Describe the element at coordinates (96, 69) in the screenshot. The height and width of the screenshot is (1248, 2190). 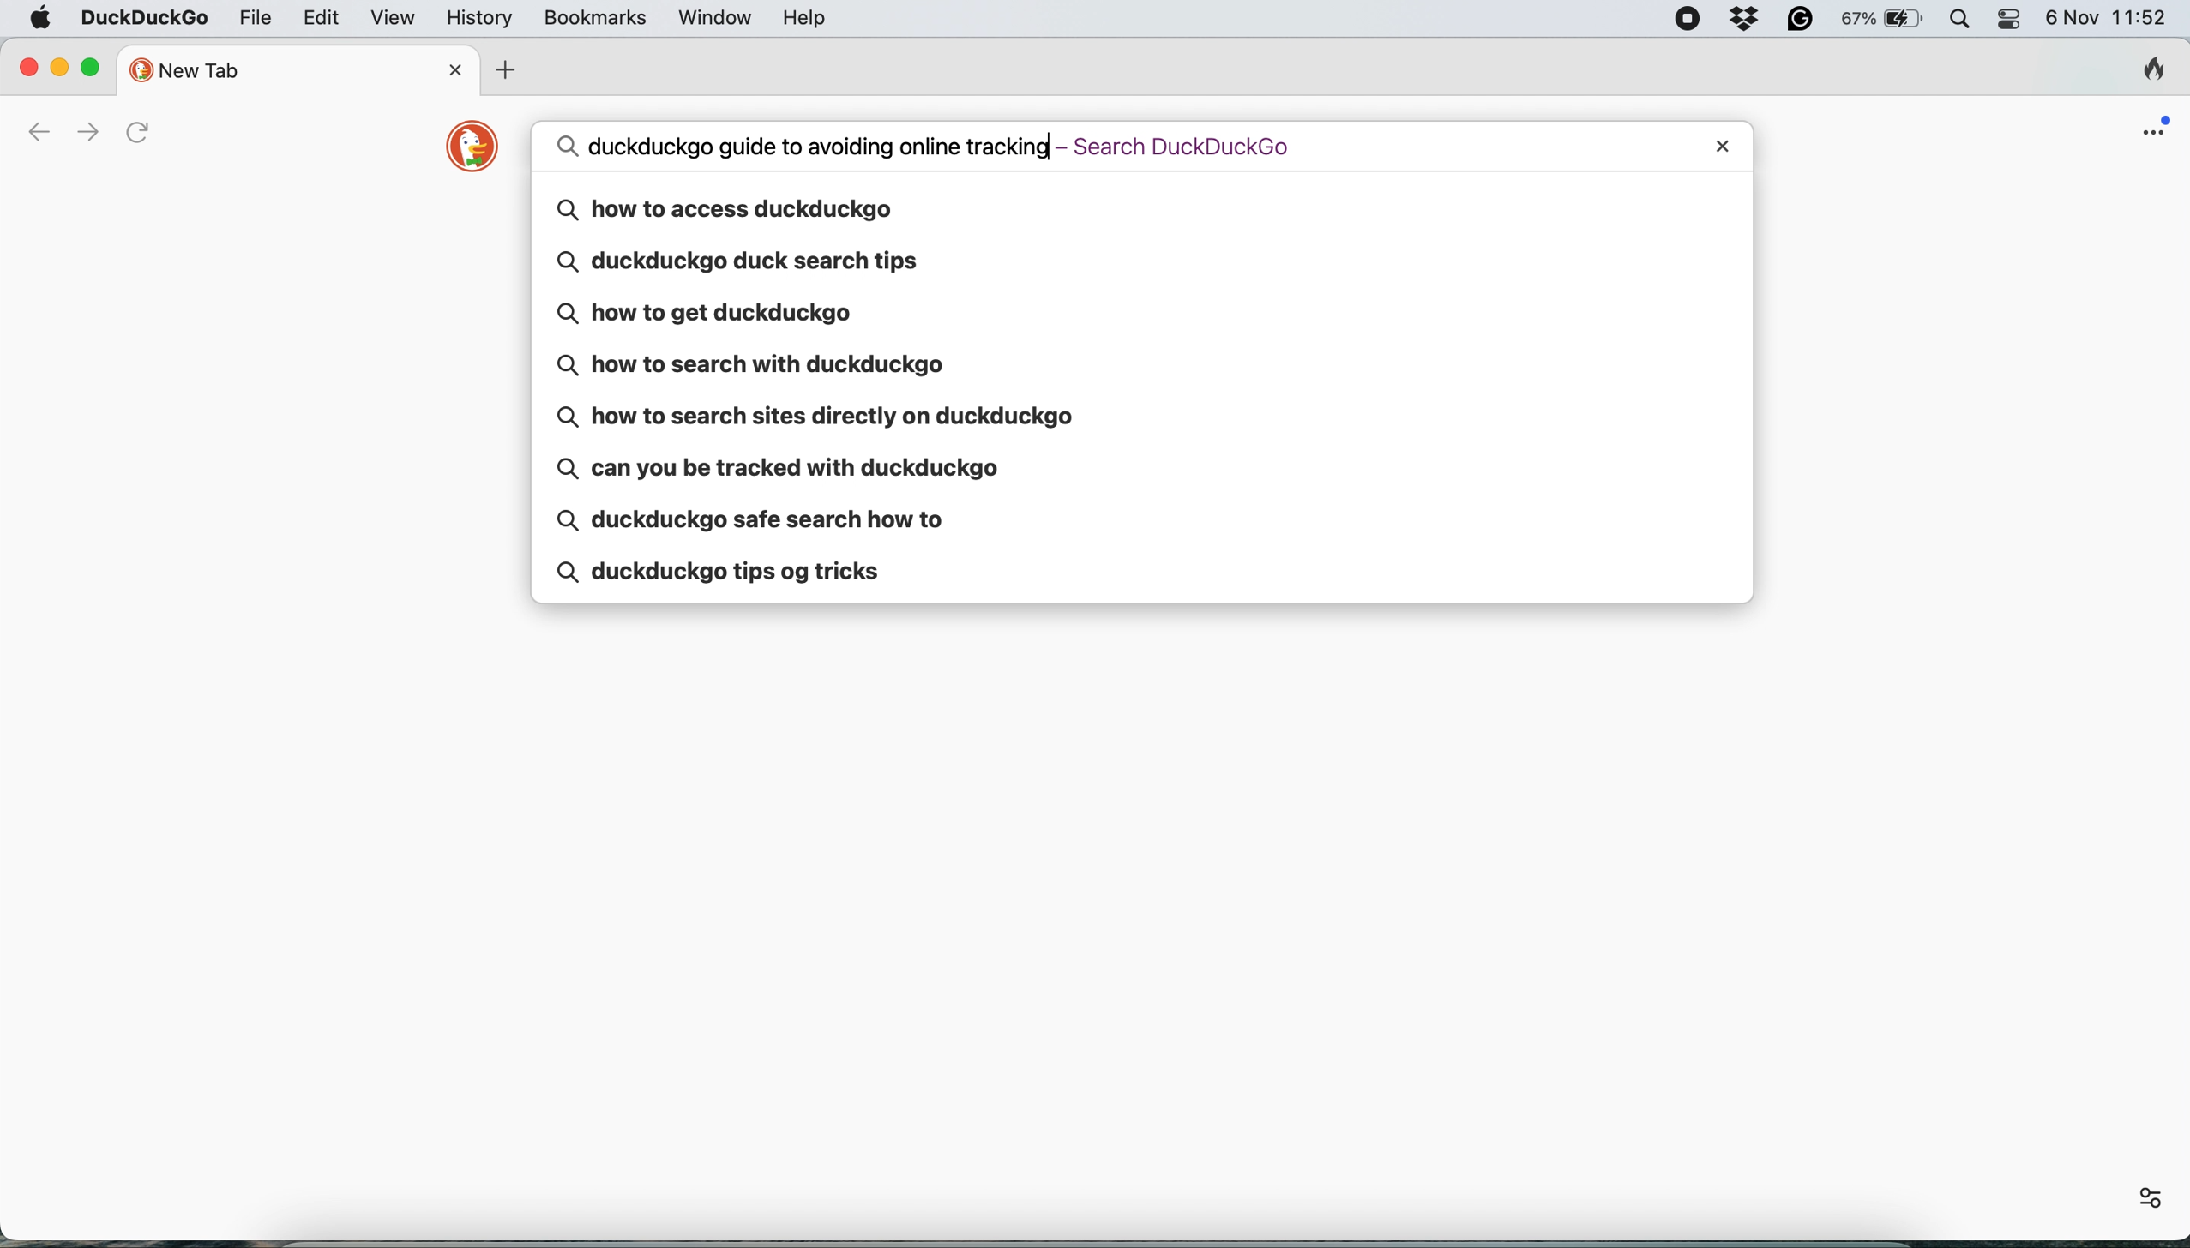
I see `maximise` at that location.